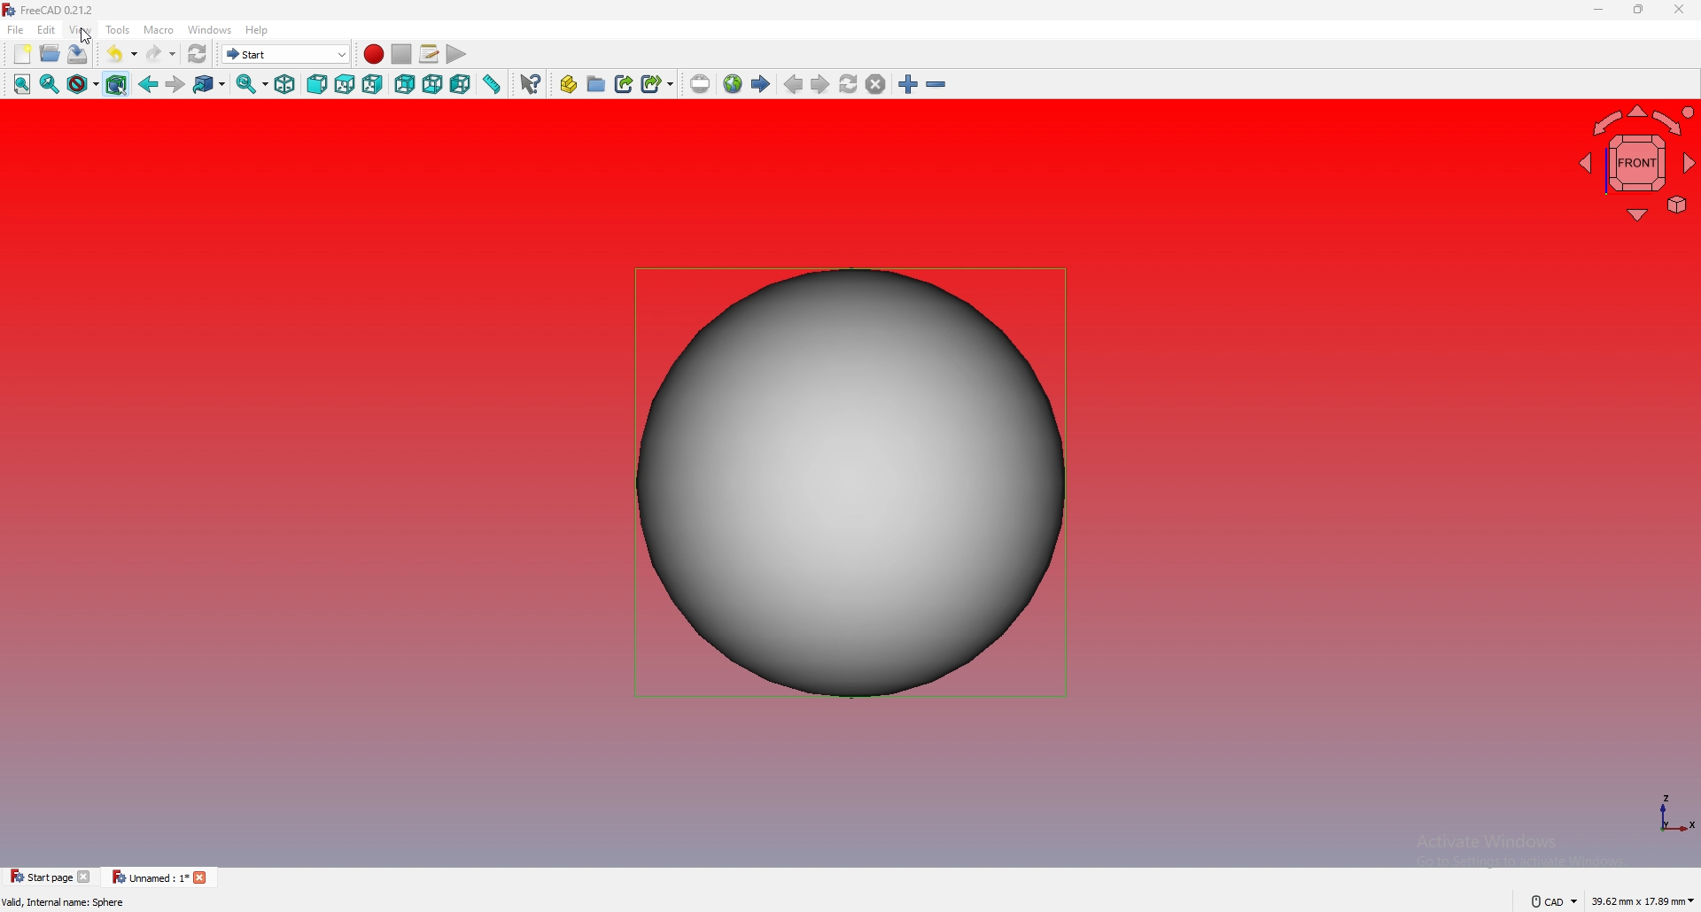 The height and width of the screenshot is (912, 1701). Describe the element at coordinates (176, 84) in the screenshot. I see `forward` at that location.